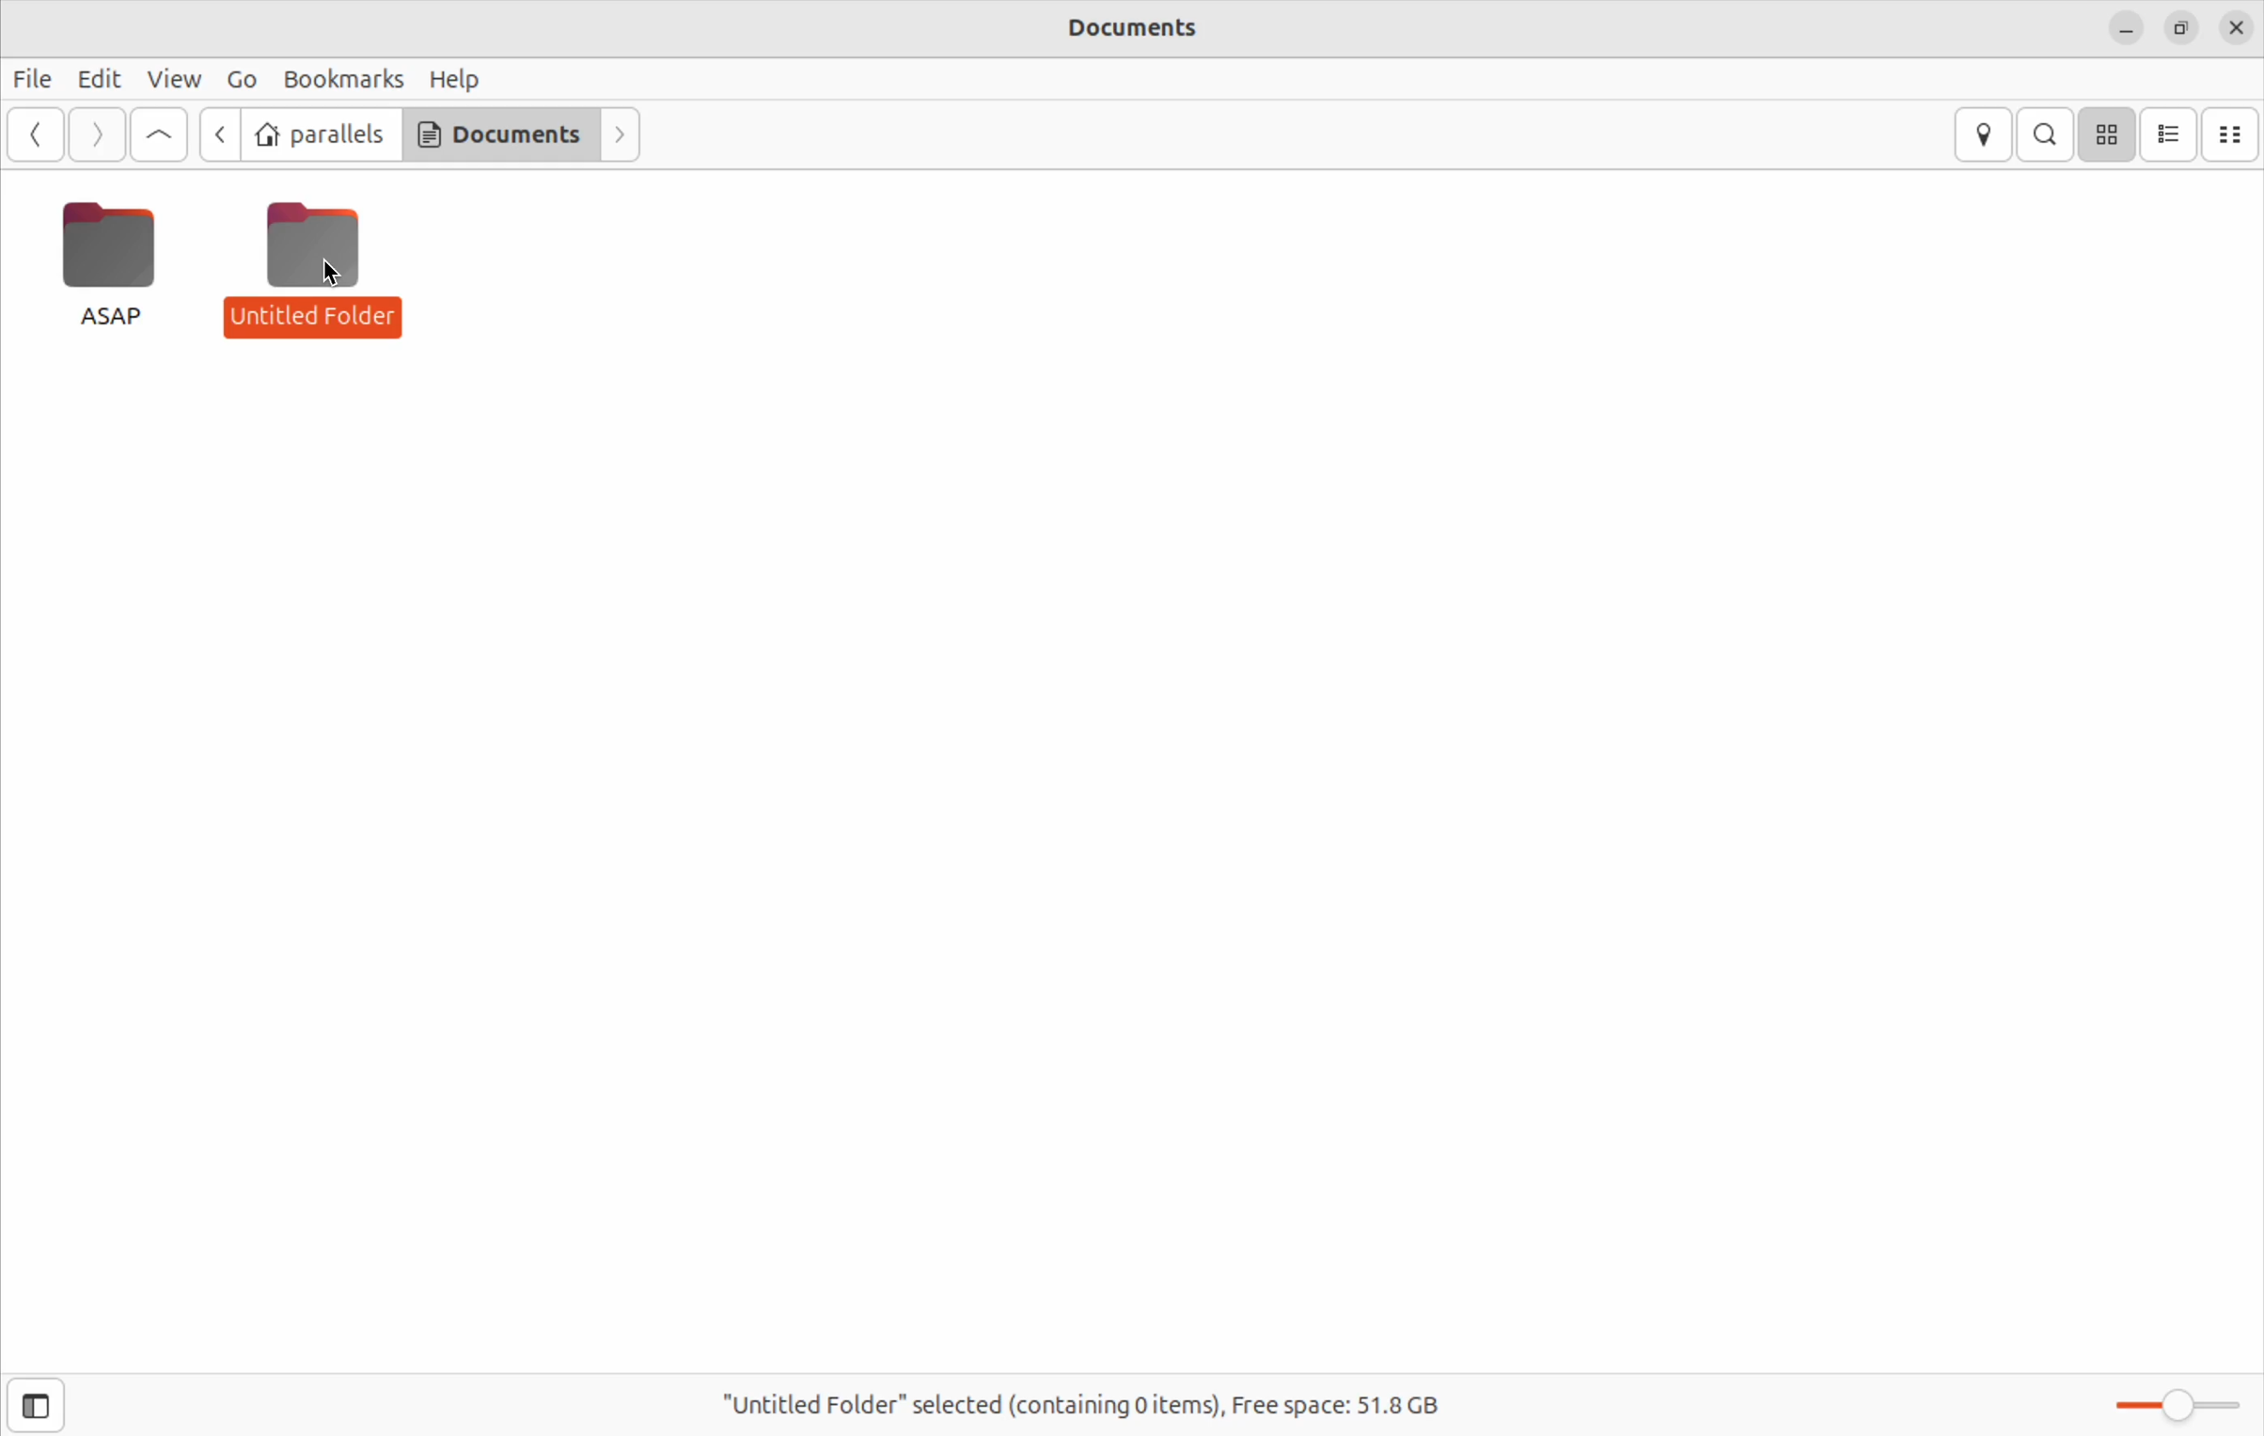  What do you see at coordinates (55, 1403) in the screenshot?
I see `open sidebar` at bounding box center [55, 1403].